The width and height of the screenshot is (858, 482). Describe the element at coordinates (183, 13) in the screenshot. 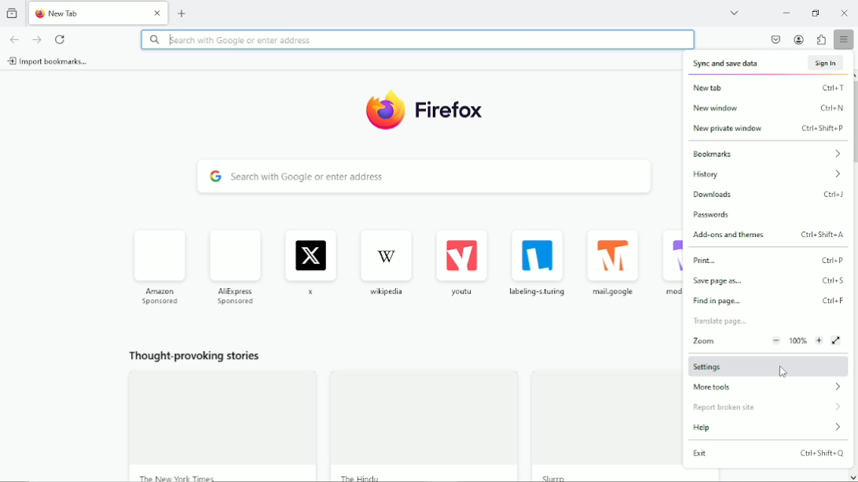

I see `New tab` at that location.